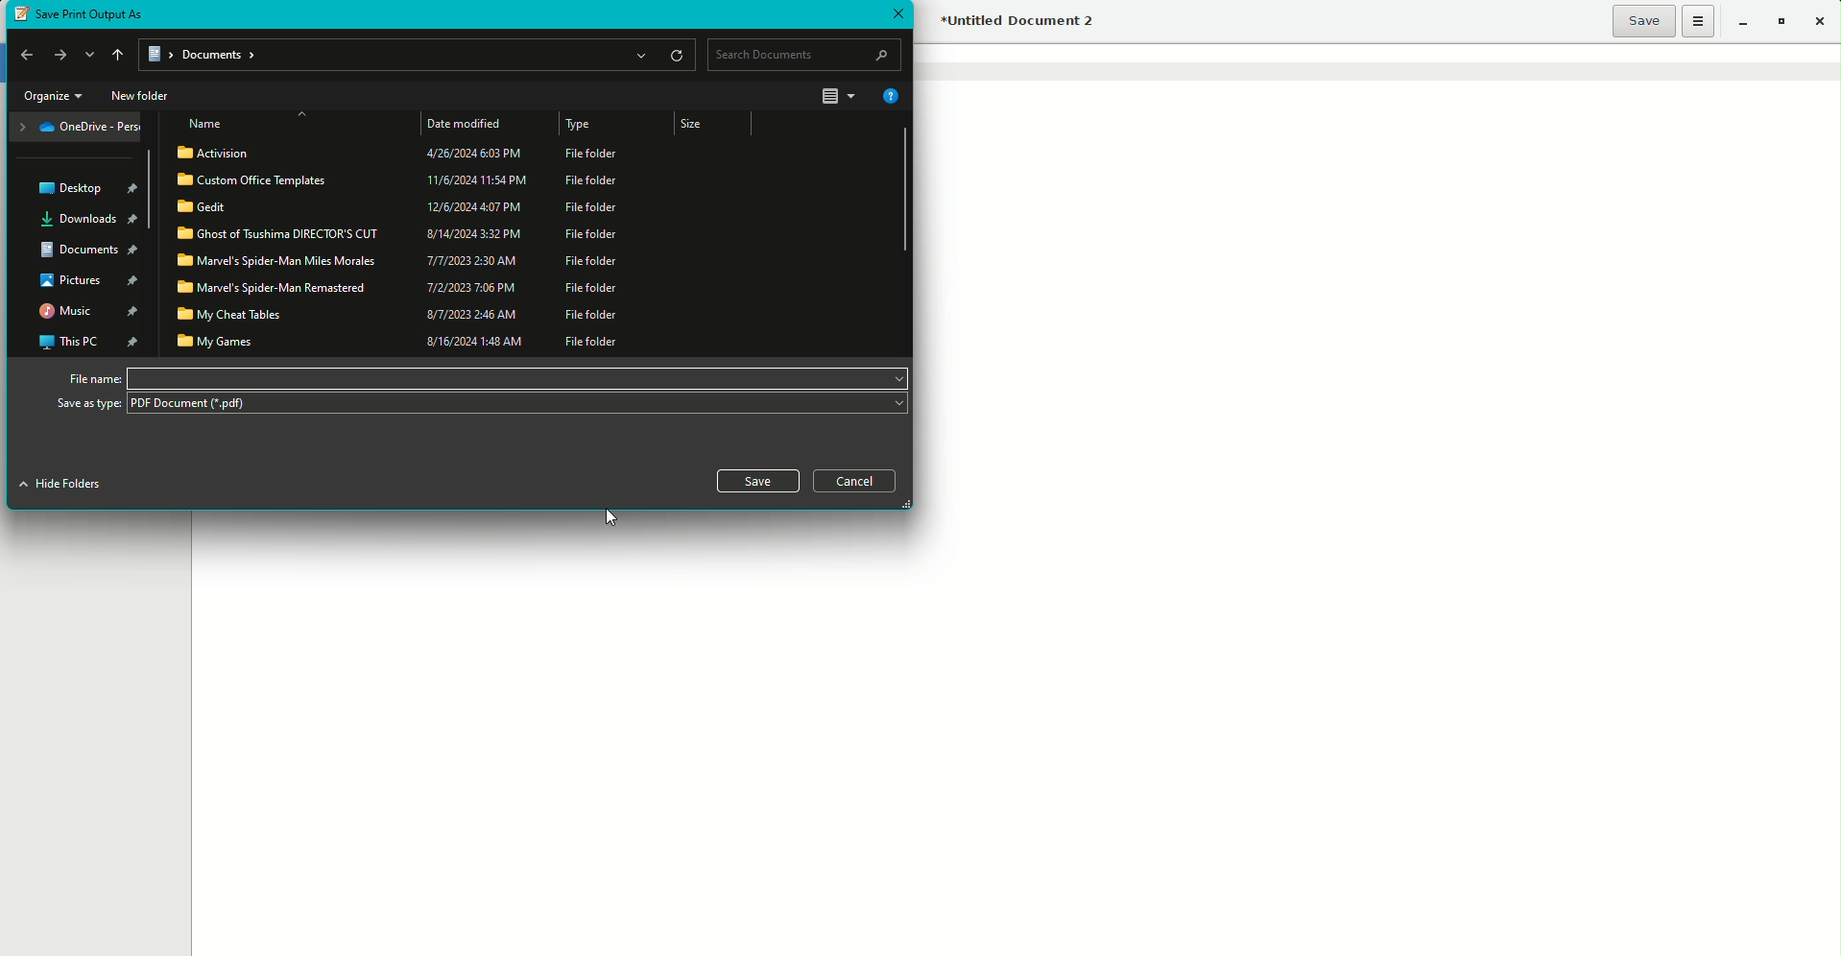 The width and height of the screenshot is (1841, 956). I want to click on Untitled Document 2, so click(1020, 23).